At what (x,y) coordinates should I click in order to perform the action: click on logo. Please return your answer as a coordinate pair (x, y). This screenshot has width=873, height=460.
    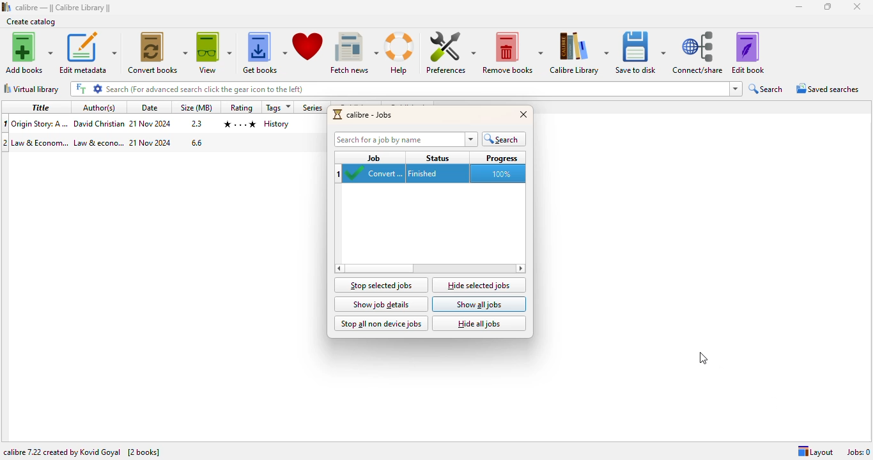
    Looking at the image, I should click on (338, 114).